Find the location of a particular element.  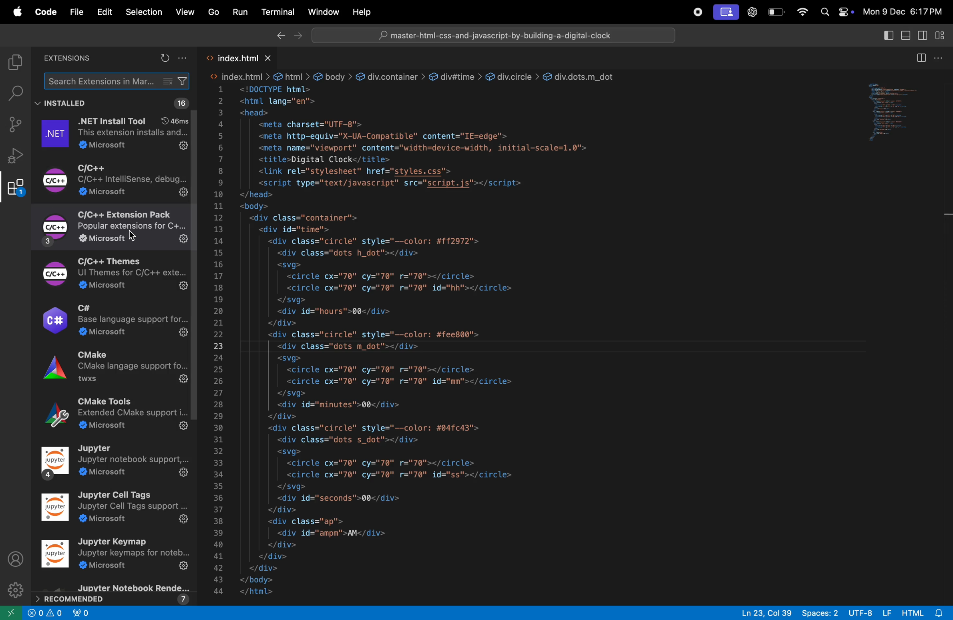

index.html is located at coordinates (246, 57).